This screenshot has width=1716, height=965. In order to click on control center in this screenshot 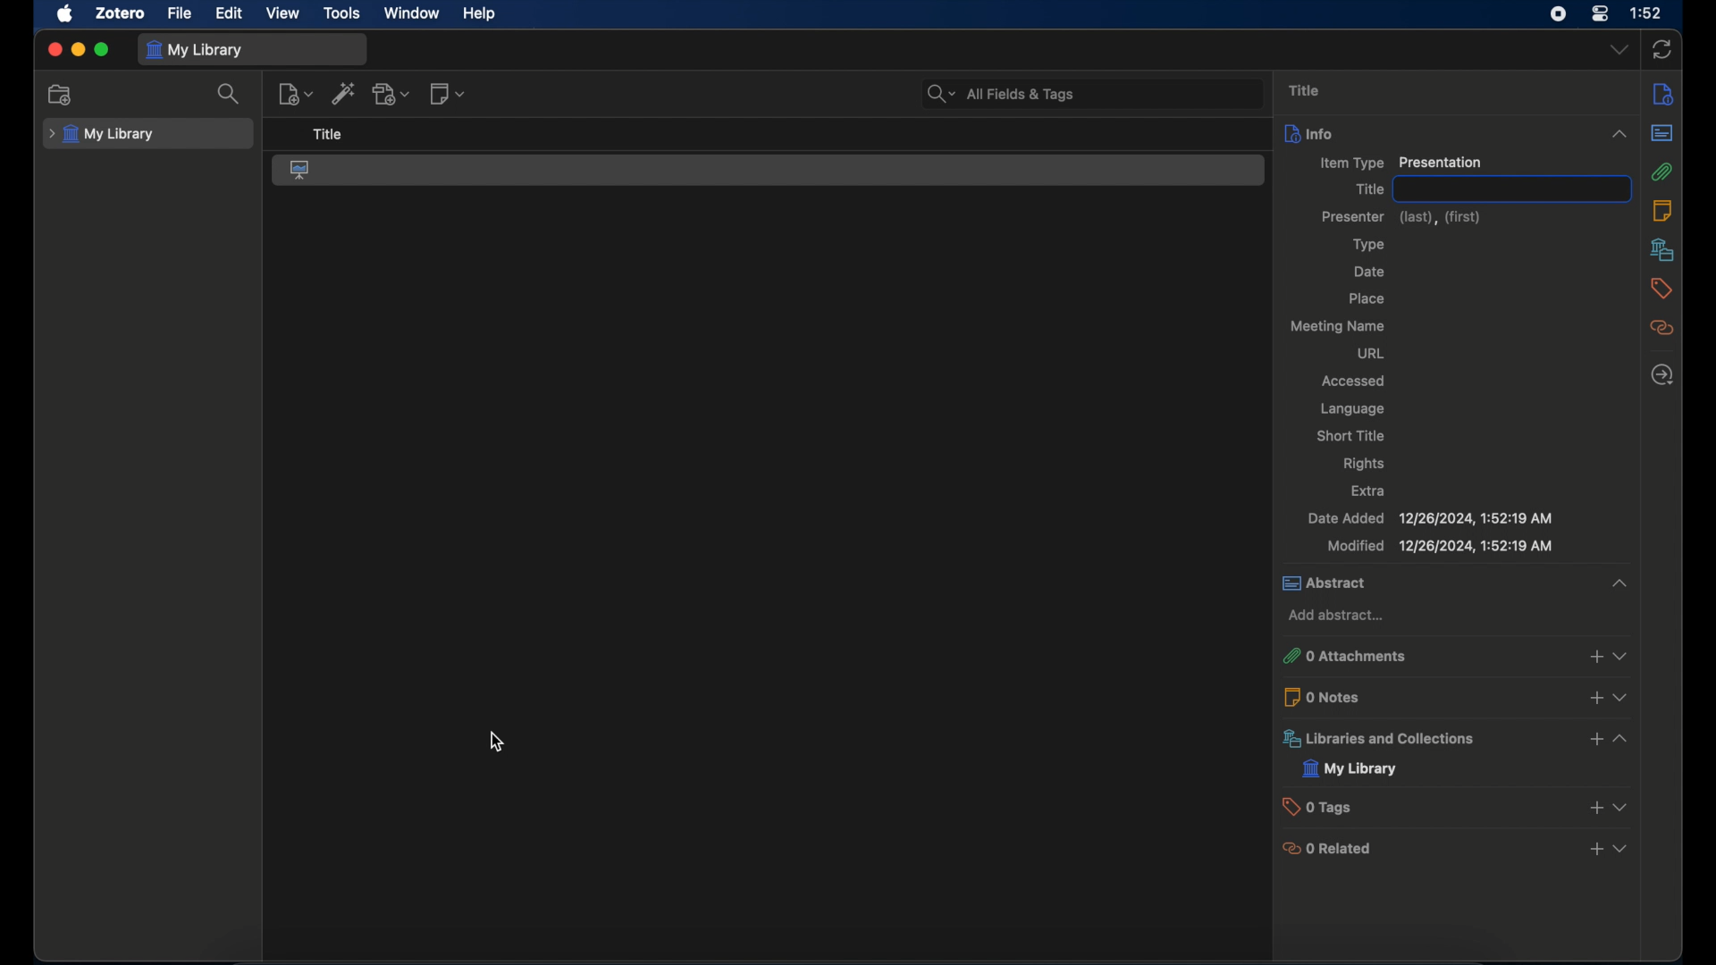, I will do `click(1600, 14)`.